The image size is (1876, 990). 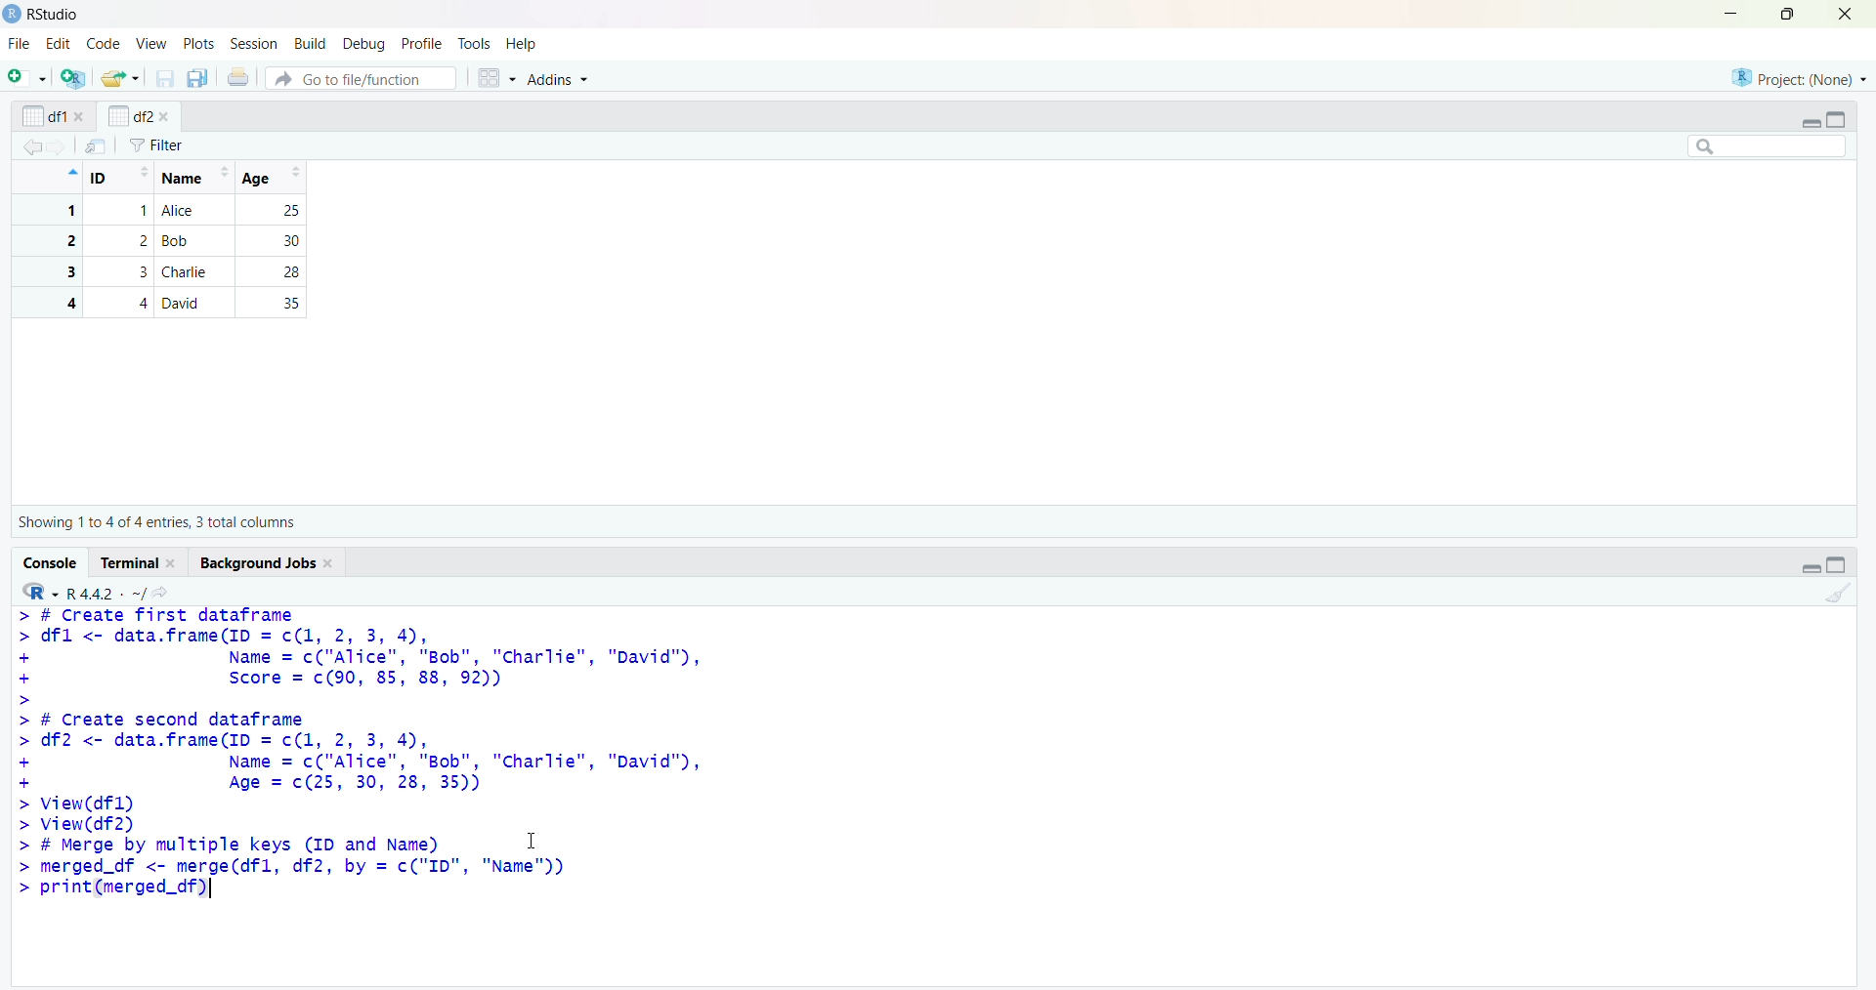 What do you see at coordinates (40, 592) in the screenshot?
I see `R` at bounding box center [40, 592].